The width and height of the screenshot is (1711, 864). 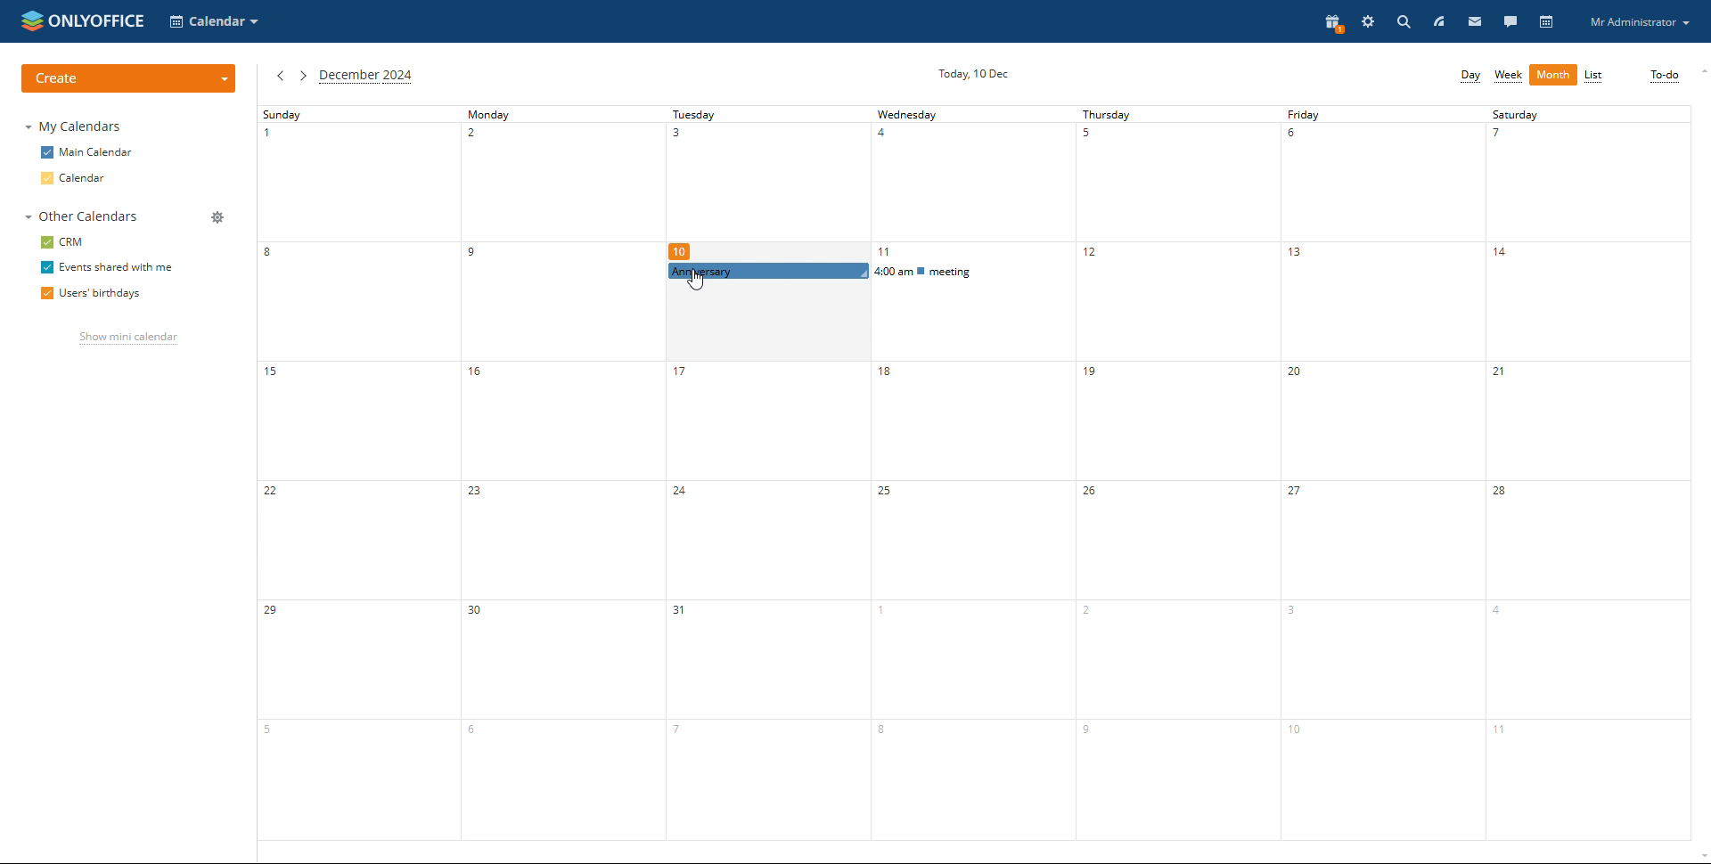 I want to click on tuesday, so click(x=765, y=182).